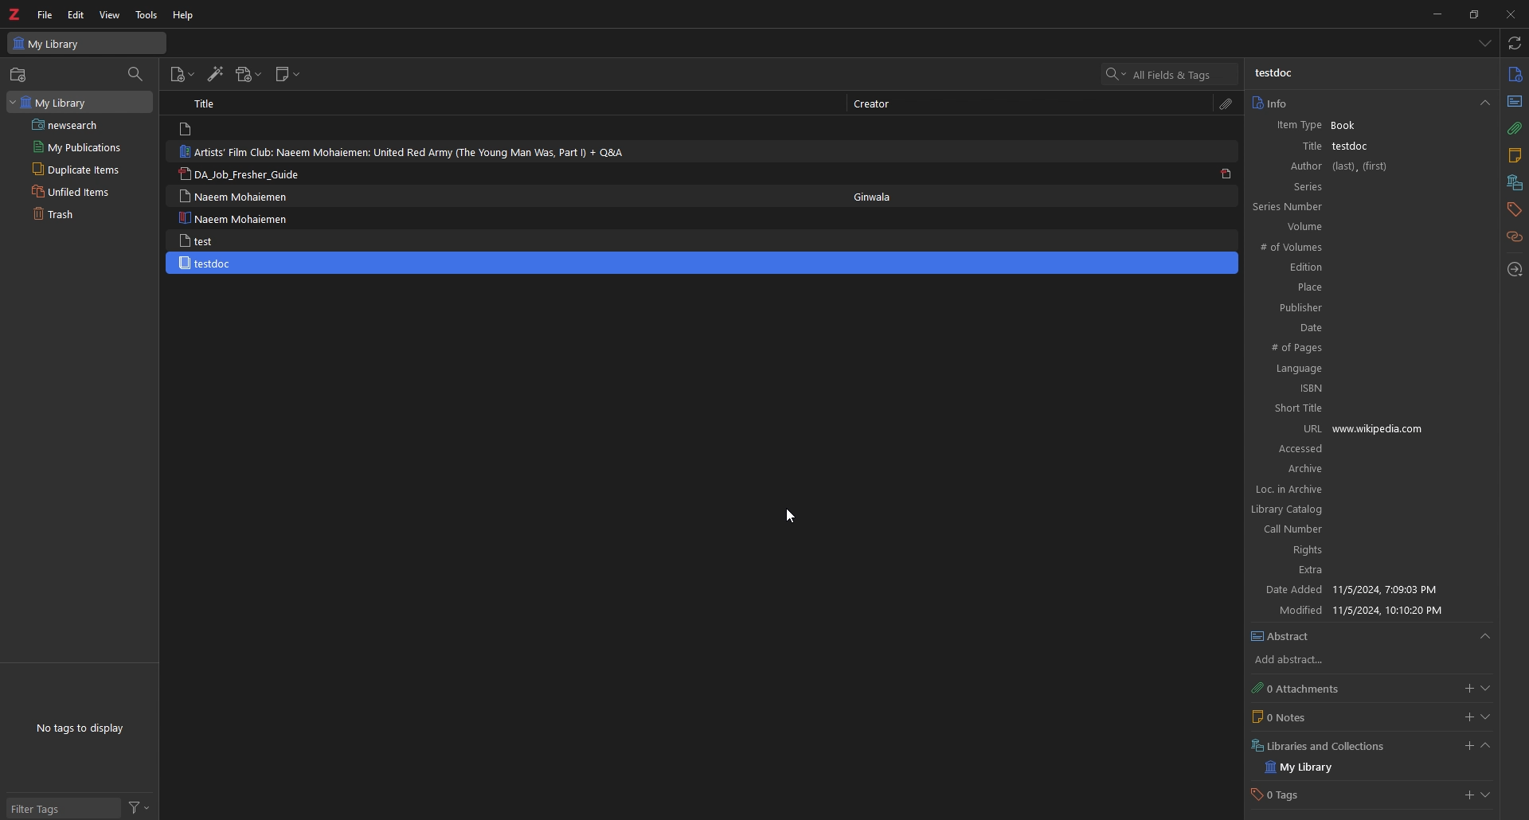 The image size is (1529, 820). What do you see at coordinates (1514, 42) in the screenshot?
I see `sync with zotero.org` at bounding box center [1514, 42].